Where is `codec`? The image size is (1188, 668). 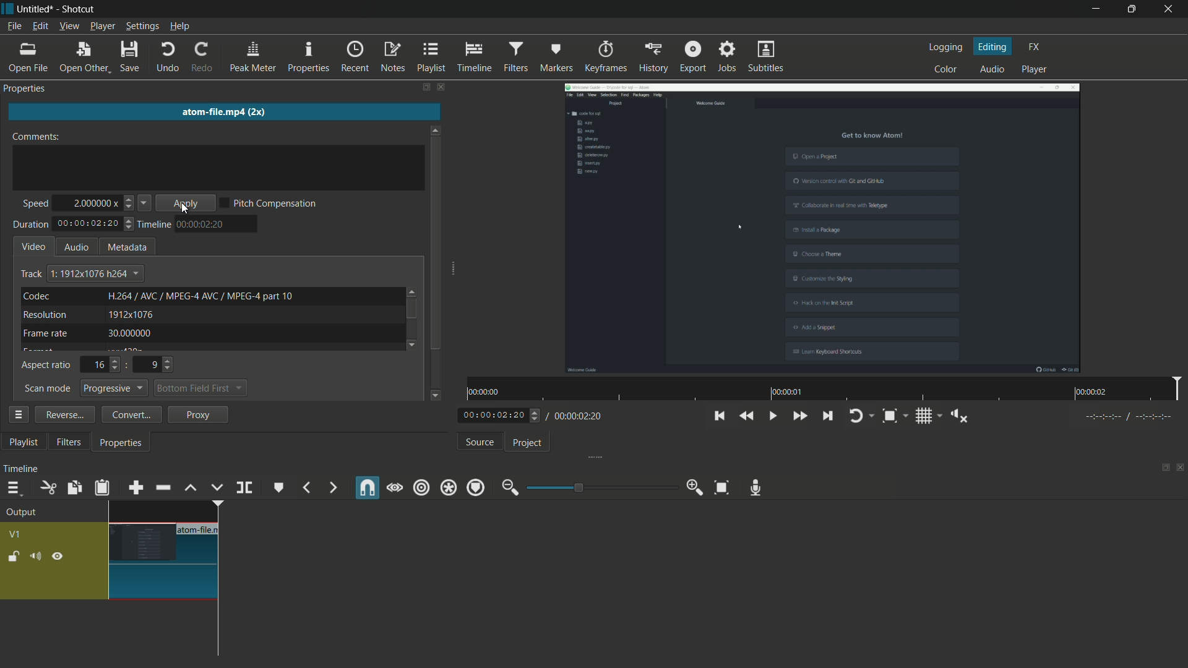 codec is located at coordinates (37, 296).